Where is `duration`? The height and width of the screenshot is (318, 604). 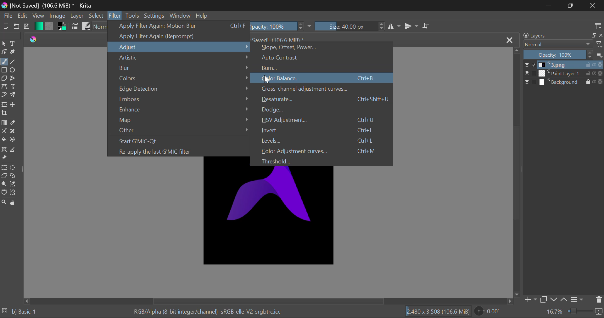
duration is located at coordinates (585, 312).